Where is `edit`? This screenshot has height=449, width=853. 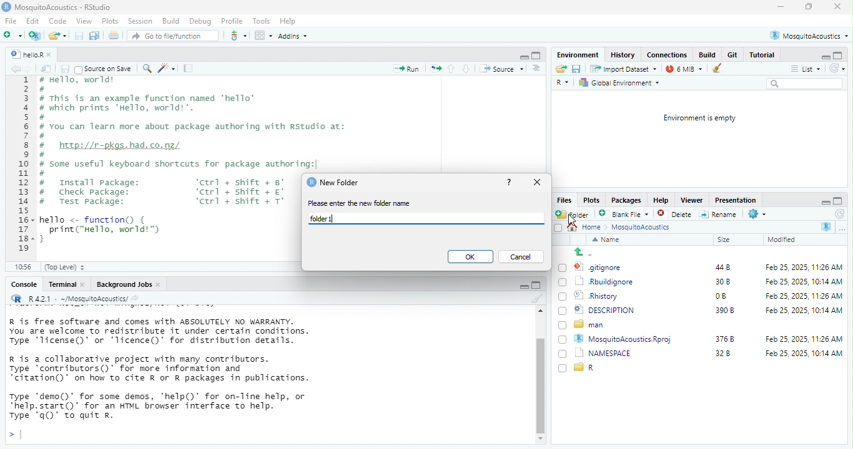
edit is located at coordinates (32, 22).